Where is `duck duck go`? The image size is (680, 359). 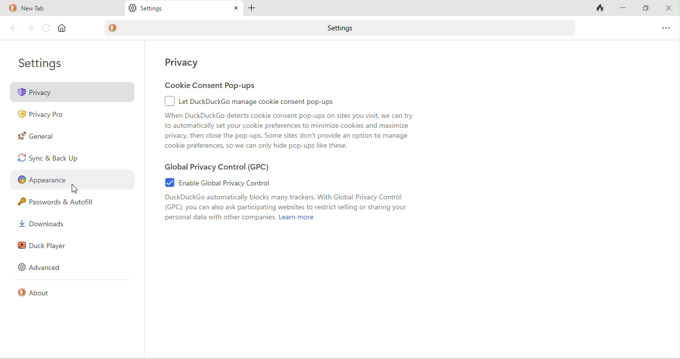
duck duck go is located at coordinates (12, 8).